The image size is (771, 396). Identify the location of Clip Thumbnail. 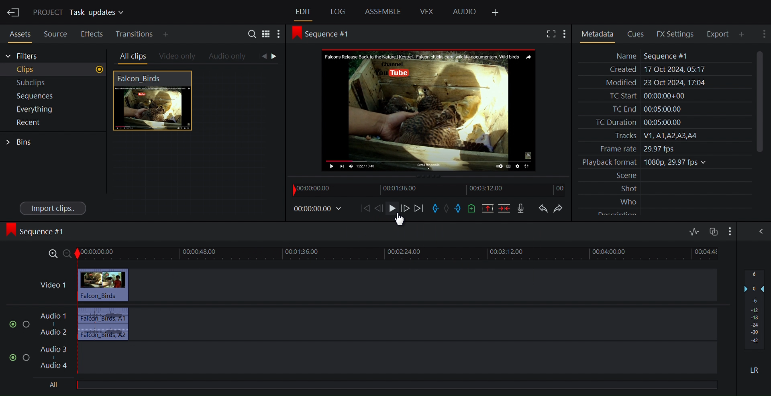
(194, 144).